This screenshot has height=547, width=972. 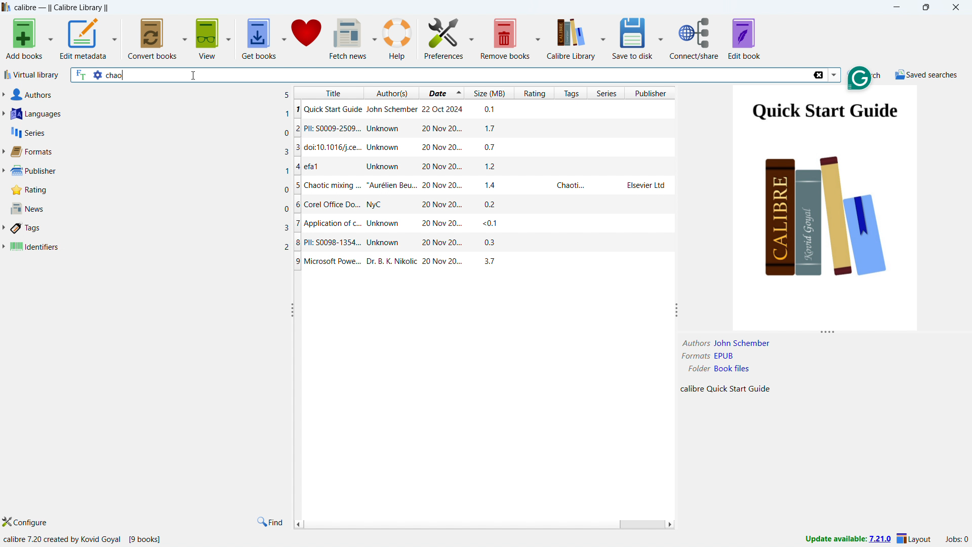 I want to click on authors, so click(x=150, y=95).